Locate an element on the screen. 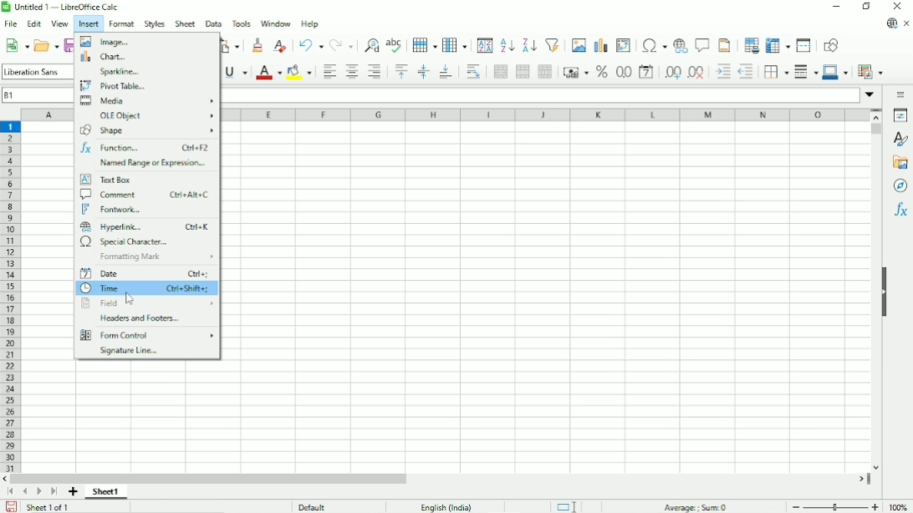  Formatting mark is located at coordinates (159, 257).